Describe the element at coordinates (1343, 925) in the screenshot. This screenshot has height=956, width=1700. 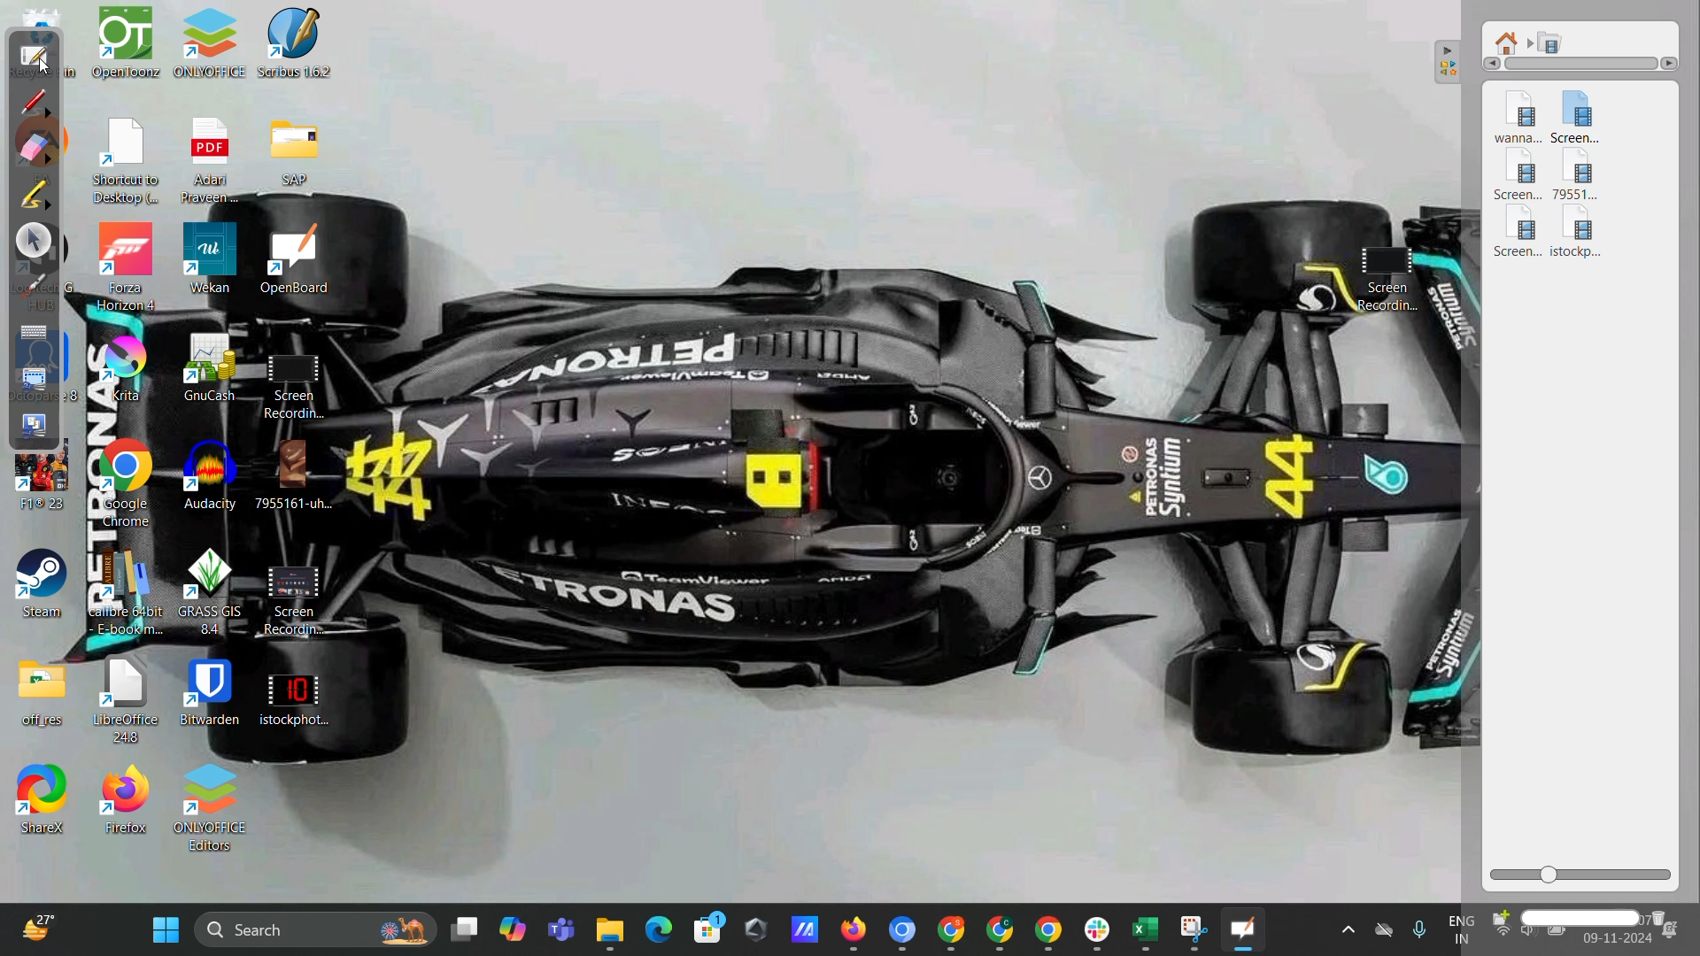
I see `Show hidden icons` at that location.